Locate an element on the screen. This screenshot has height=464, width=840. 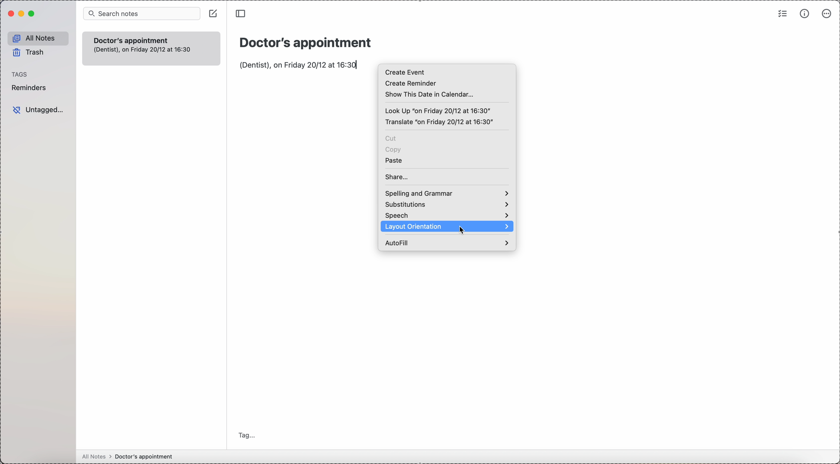
more options is located at coordinates (827, 15).